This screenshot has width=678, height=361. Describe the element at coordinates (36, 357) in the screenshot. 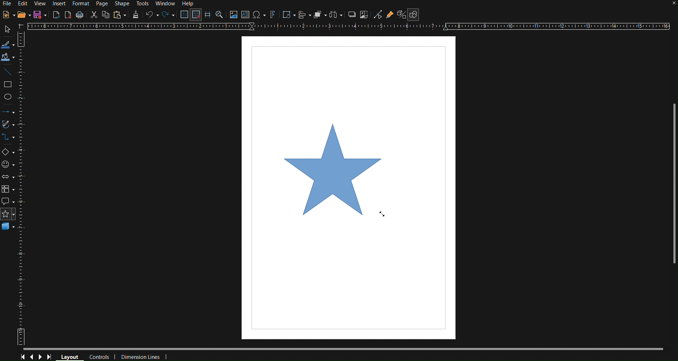

I see `Controls` at that location.